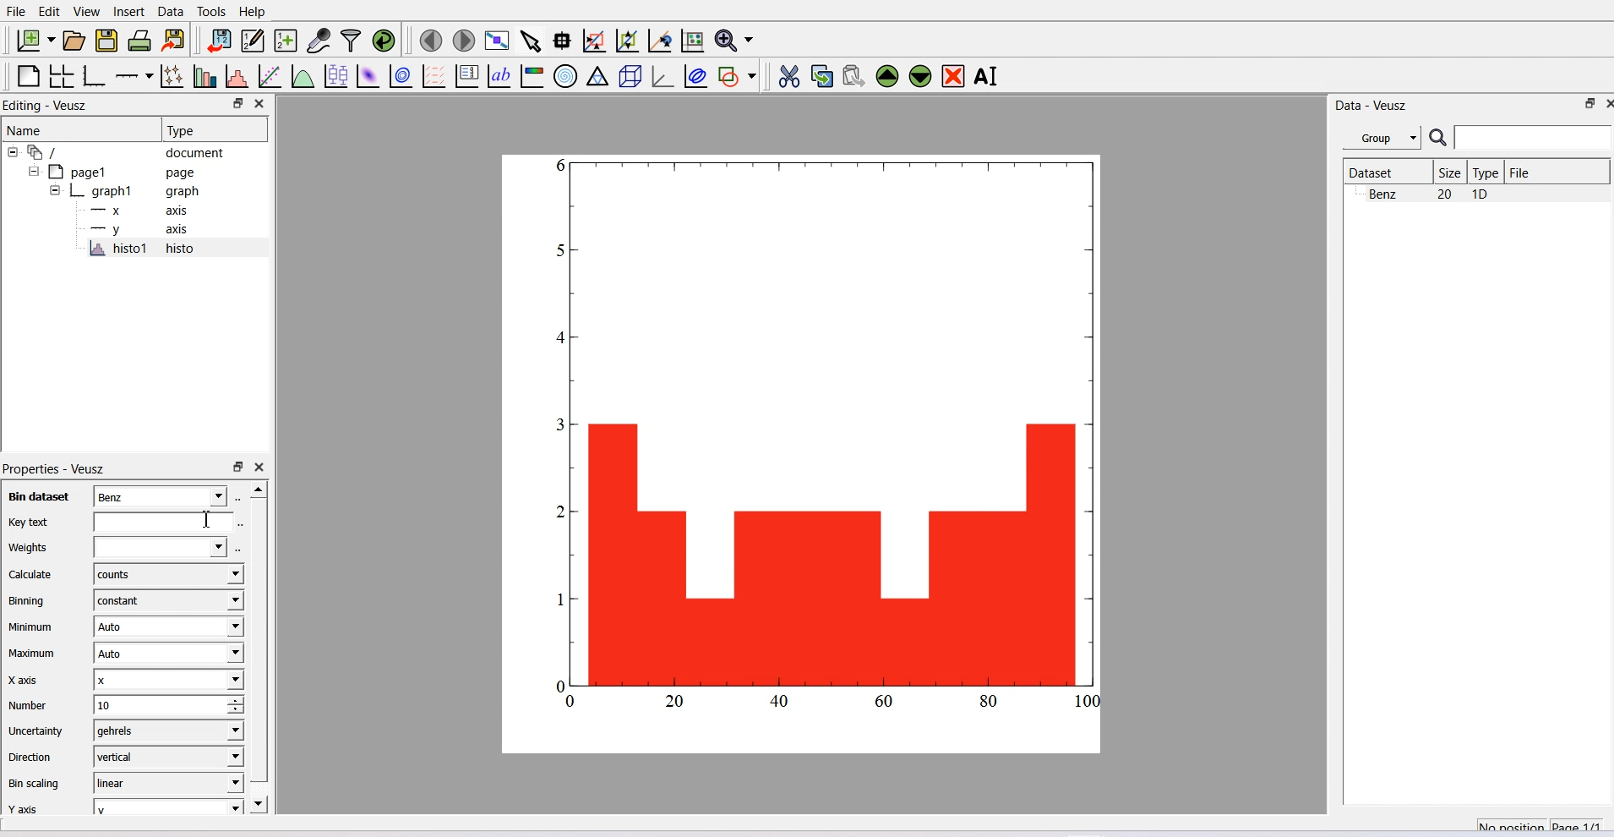  Describe the element at coordinates (1386, 172) in the screenshot. I see `Dataset` at that location.